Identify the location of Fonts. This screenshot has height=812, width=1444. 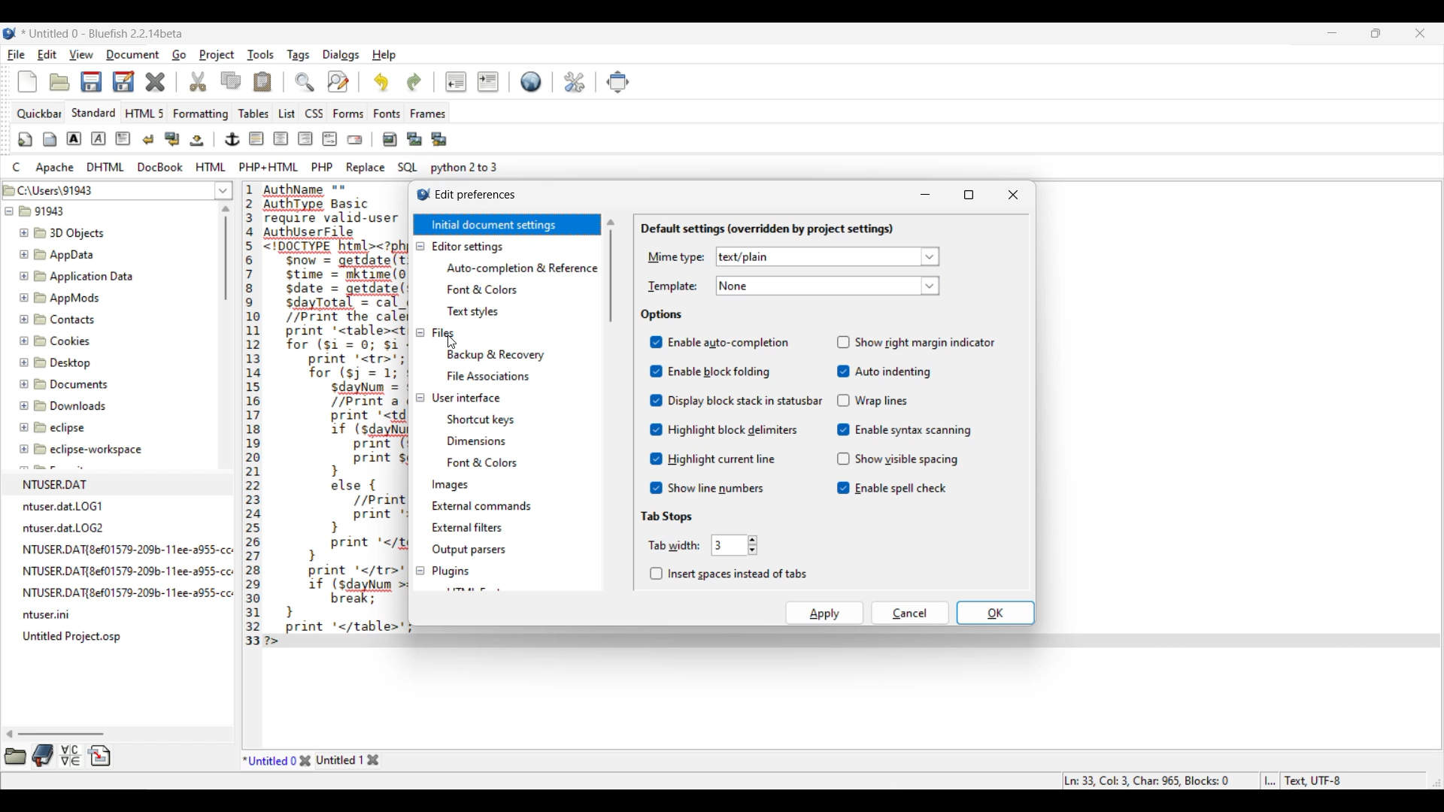
(387, 114).